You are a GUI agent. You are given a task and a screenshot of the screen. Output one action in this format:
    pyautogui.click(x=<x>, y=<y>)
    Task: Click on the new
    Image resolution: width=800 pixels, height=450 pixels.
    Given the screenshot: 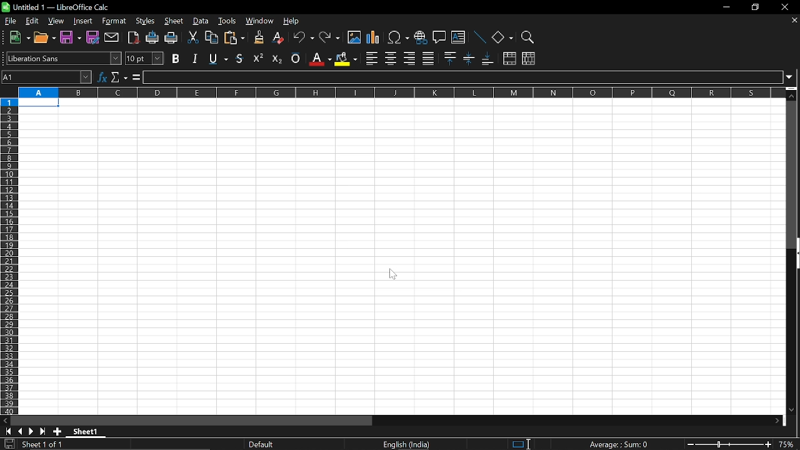 What is the action you would take?
    pyautogui.click(x=20, y=38)
    